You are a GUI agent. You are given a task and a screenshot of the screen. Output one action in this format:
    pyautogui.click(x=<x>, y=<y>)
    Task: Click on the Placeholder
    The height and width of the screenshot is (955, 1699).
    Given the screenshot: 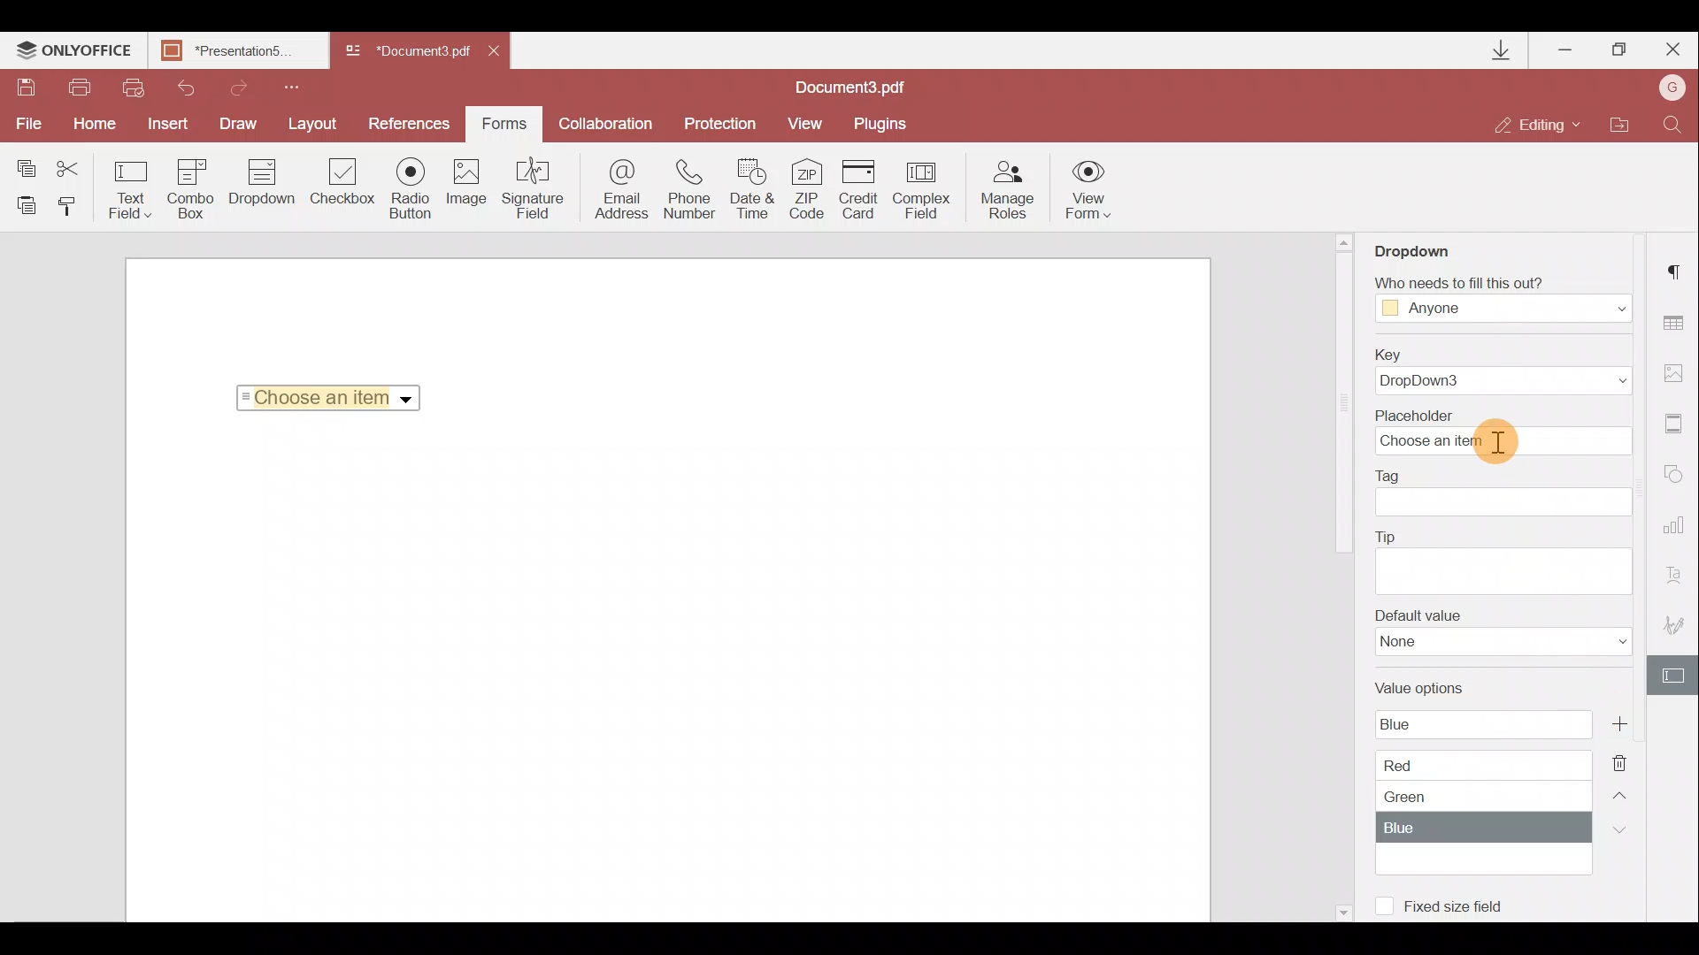 What is the action you would take?
    pyautogui.click(x=1499, y=432)
    